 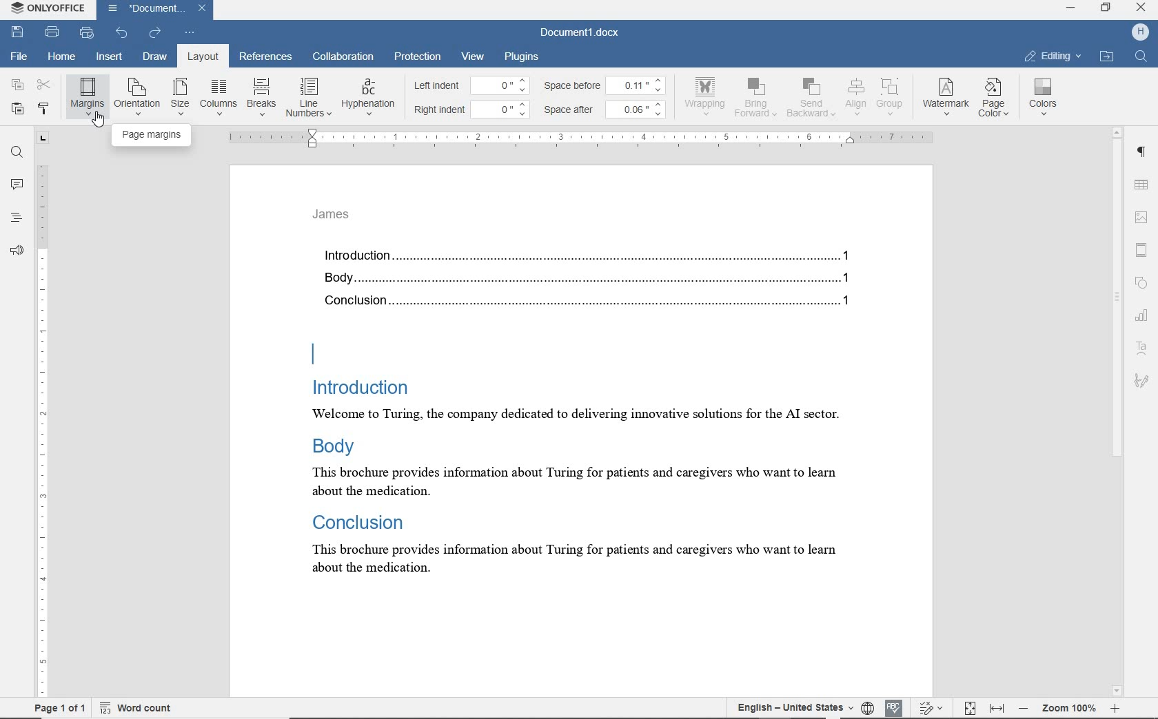 What do you see at coordinates (1141, 379) in the screenshot?
I see `signature` at bounding box center [1141, 379].